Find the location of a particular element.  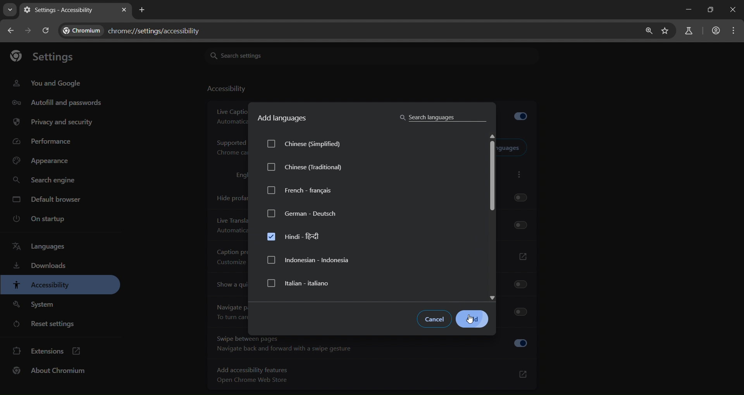

downloads is located at coordinates (41, 266).